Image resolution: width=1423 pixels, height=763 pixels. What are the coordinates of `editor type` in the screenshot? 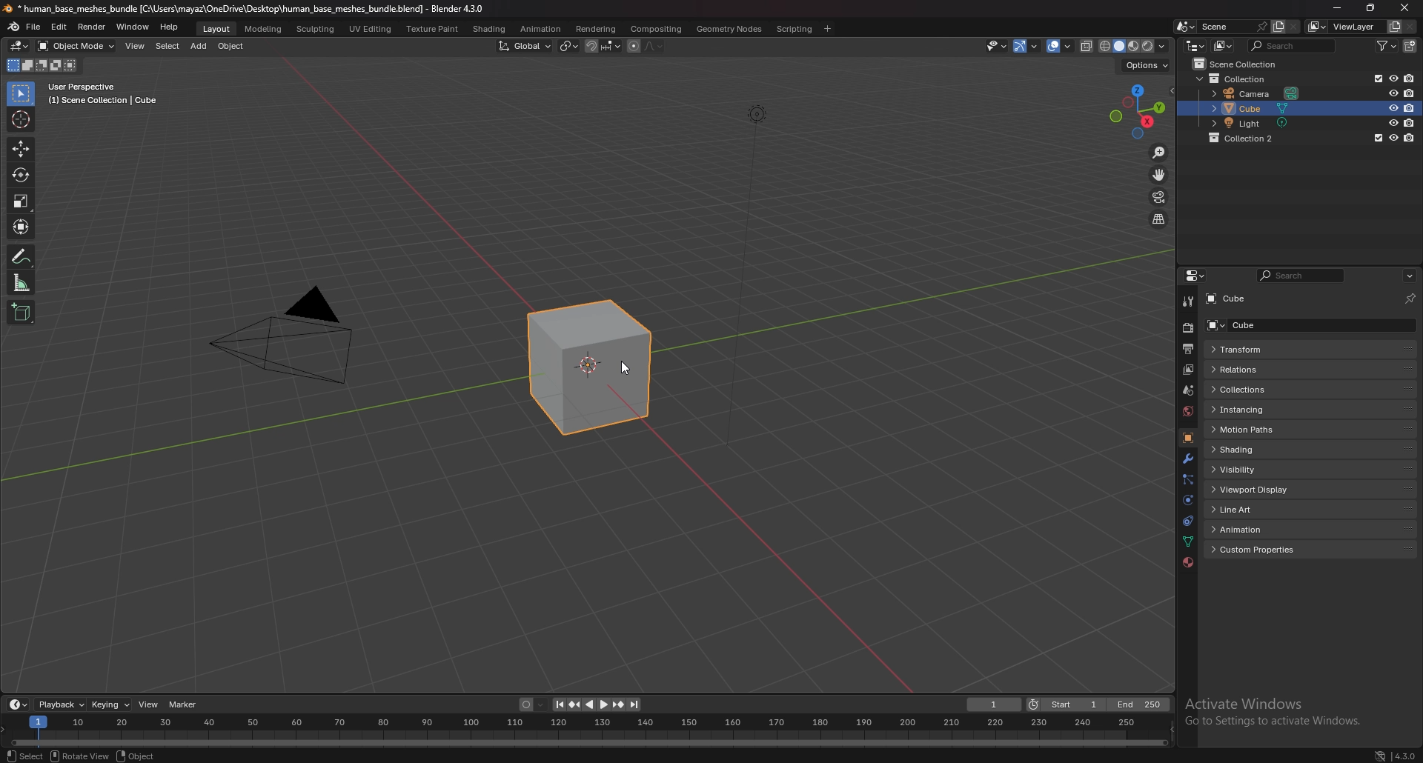 It's located at (19, 704).